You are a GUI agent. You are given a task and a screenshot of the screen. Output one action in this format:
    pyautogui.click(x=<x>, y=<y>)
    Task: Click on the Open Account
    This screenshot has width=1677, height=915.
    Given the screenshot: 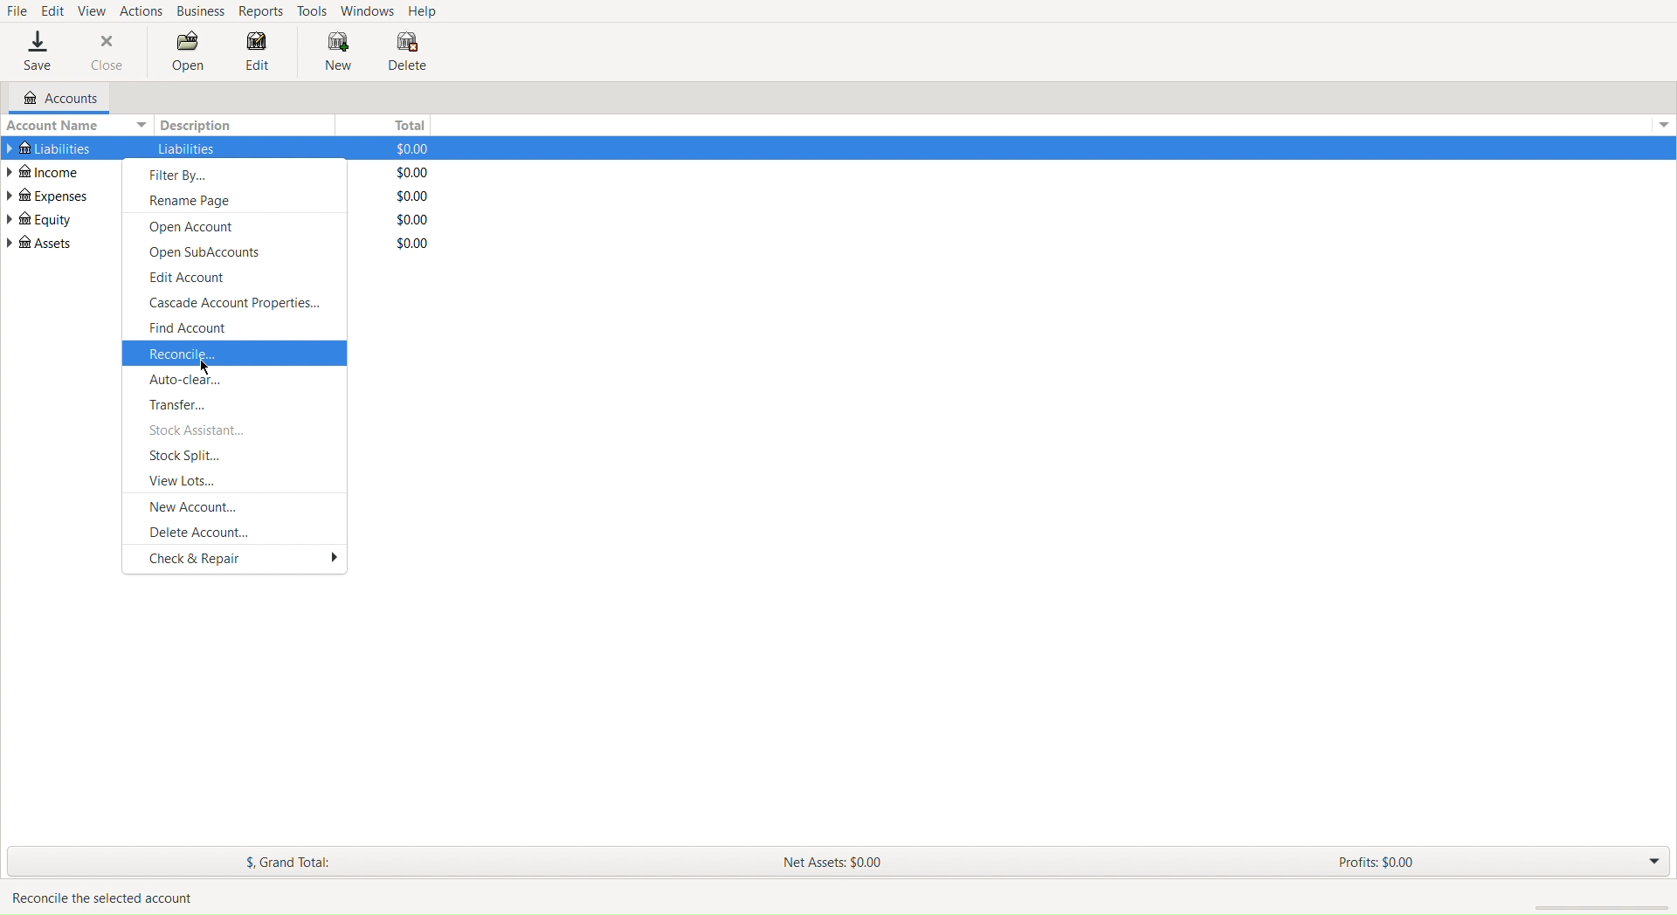 What is the action you would take?
    pyautogui.click(x=233, y=228)
    